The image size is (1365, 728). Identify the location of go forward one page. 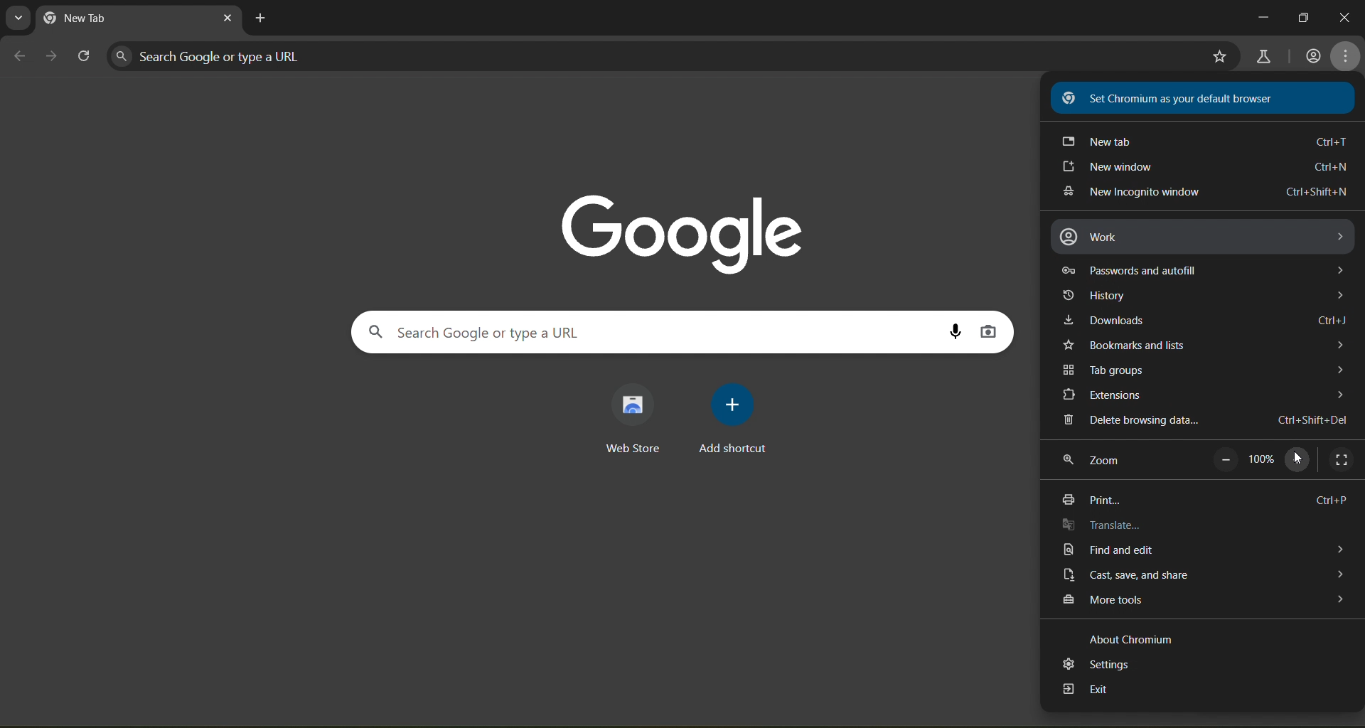
(52, 57).